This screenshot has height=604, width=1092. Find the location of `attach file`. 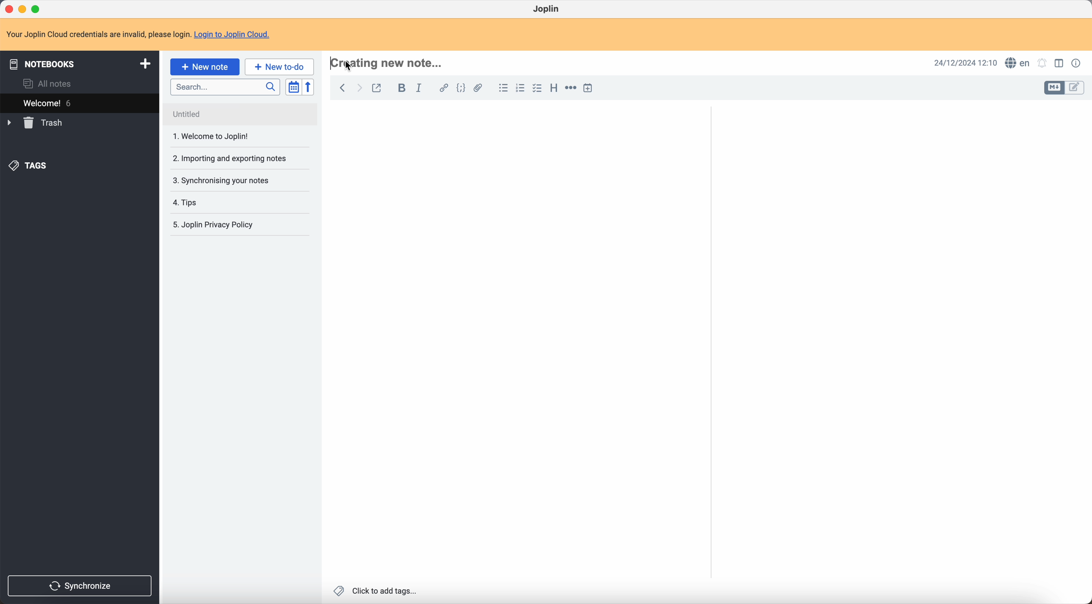

attach file is located at coordinates (480, 88).